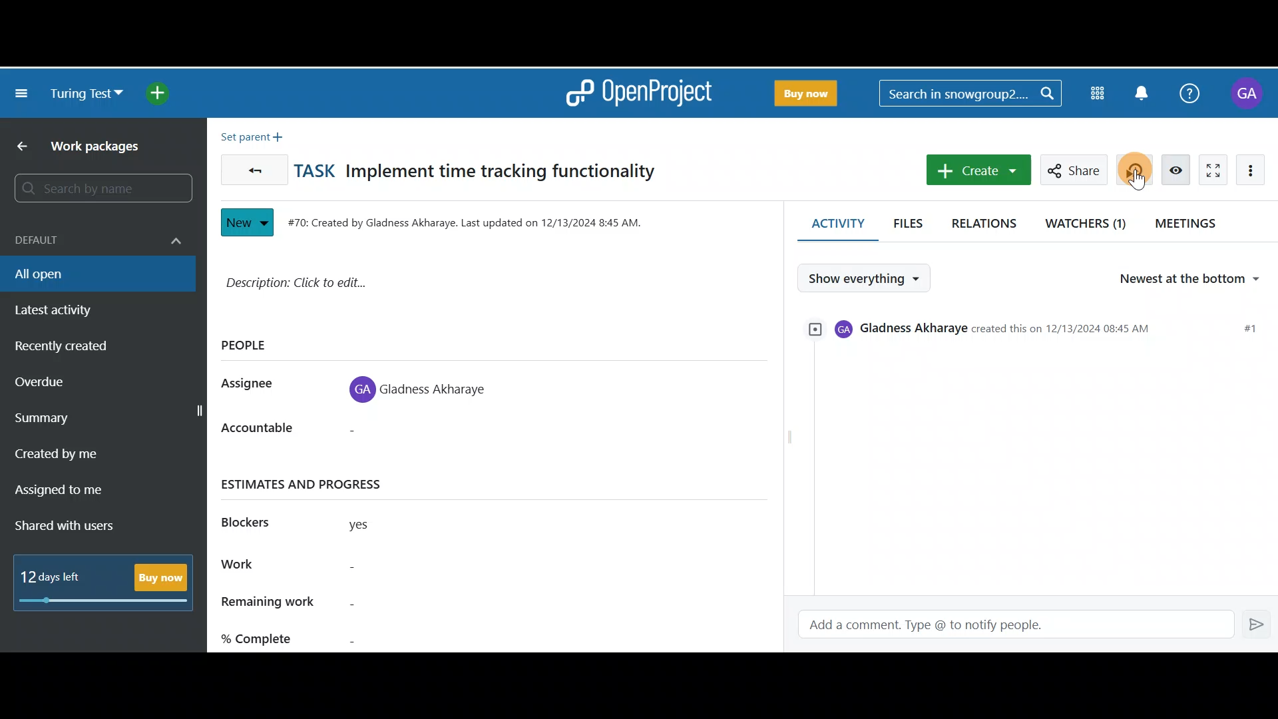 Image resolution: width=1278 pixels, height=719 pixels. Describe the element at coordinates (505, 173) in the screenshot. I see `Implement time tracking functionality` at that location.